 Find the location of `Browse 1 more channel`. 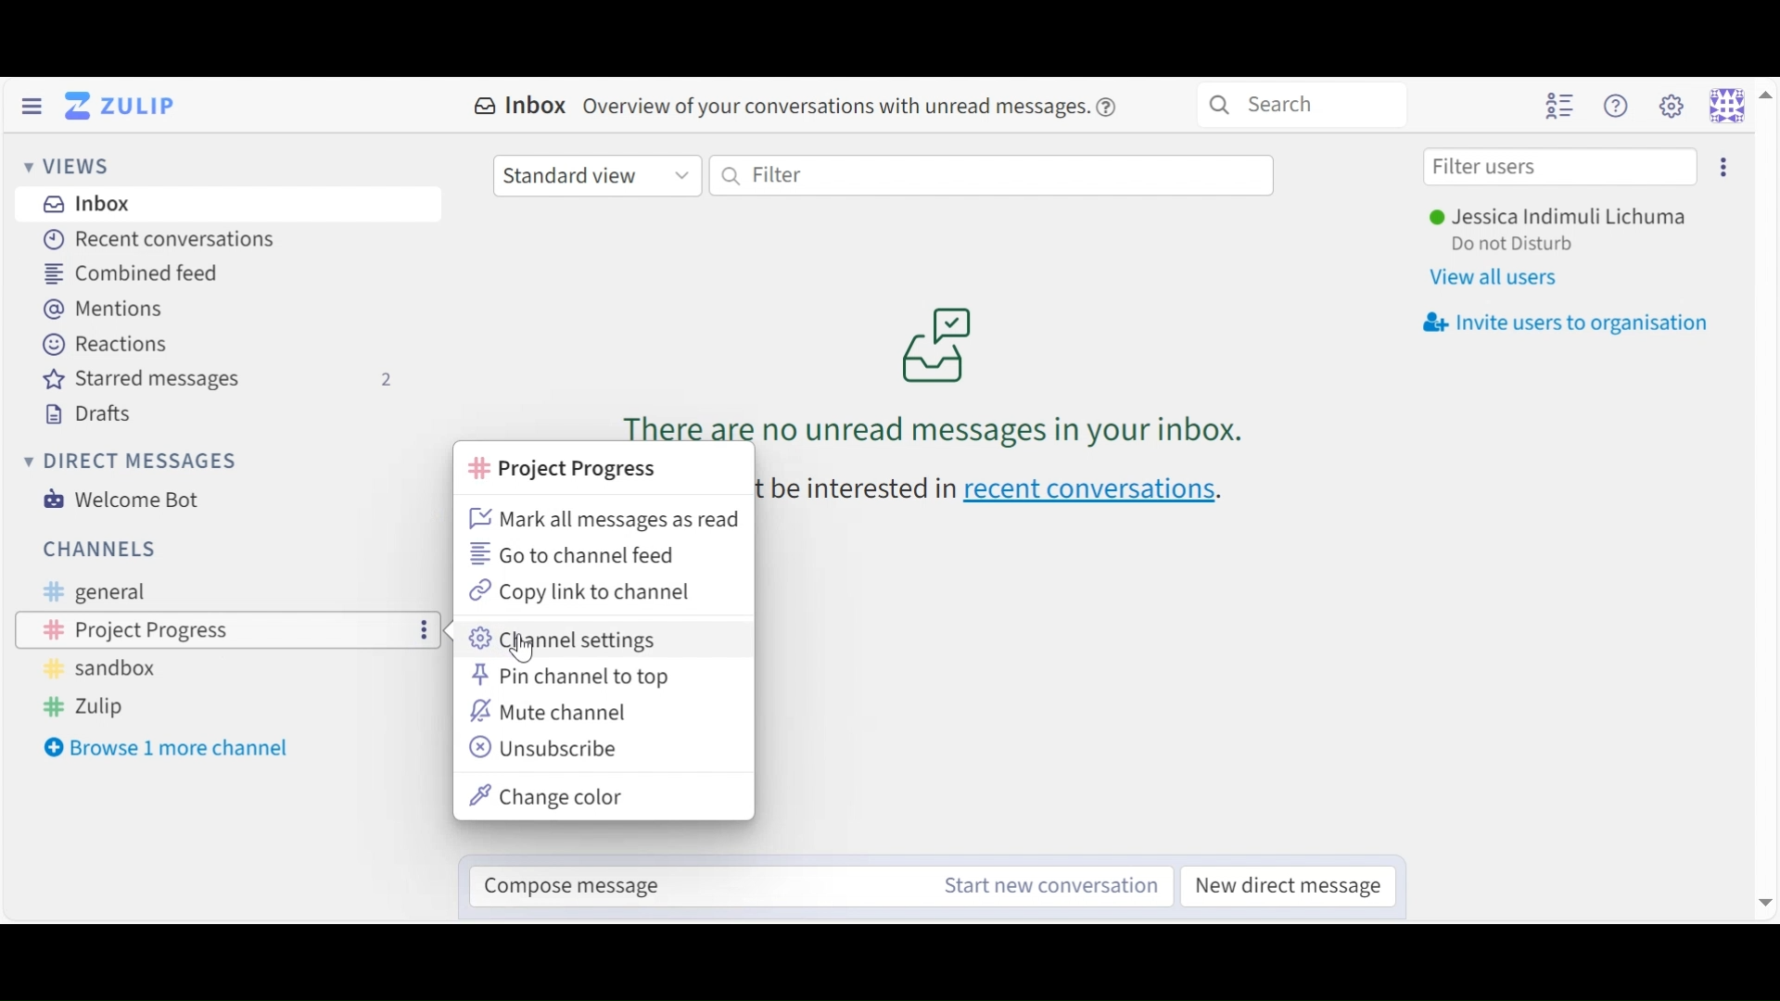

Browse 1 more channel is located at coordinates (176, 747).